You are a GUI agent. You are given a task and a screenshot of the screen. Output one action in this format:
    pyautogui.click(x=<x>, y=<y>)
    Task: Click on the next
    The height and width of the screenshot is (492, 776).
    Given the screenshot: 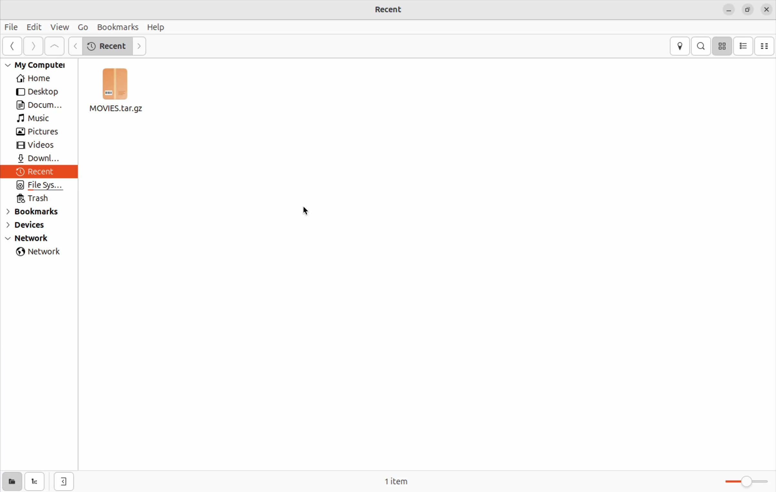 What is the action you would take?
    pyautogui.click(x=142, y=45)
    